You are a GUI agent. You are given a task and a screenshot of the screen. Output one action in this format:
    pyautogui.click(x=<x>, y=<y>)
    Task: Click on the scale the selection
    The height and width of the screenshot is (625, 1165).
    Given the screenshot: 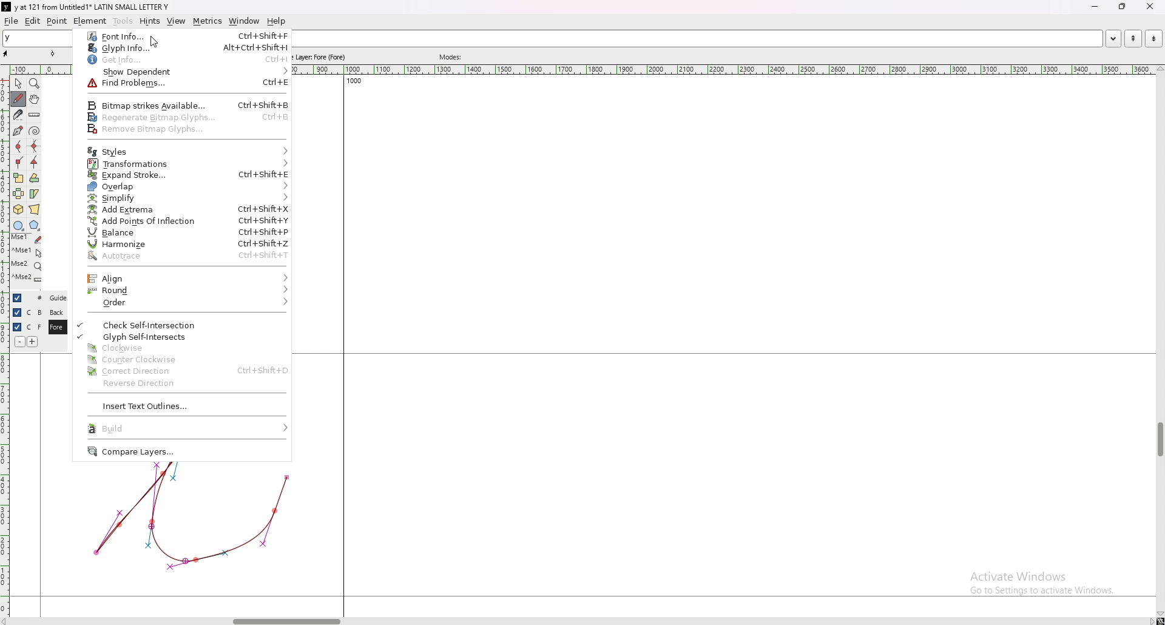 What is the action you would take?
    pyautogui.click(x=18, y=178)
    